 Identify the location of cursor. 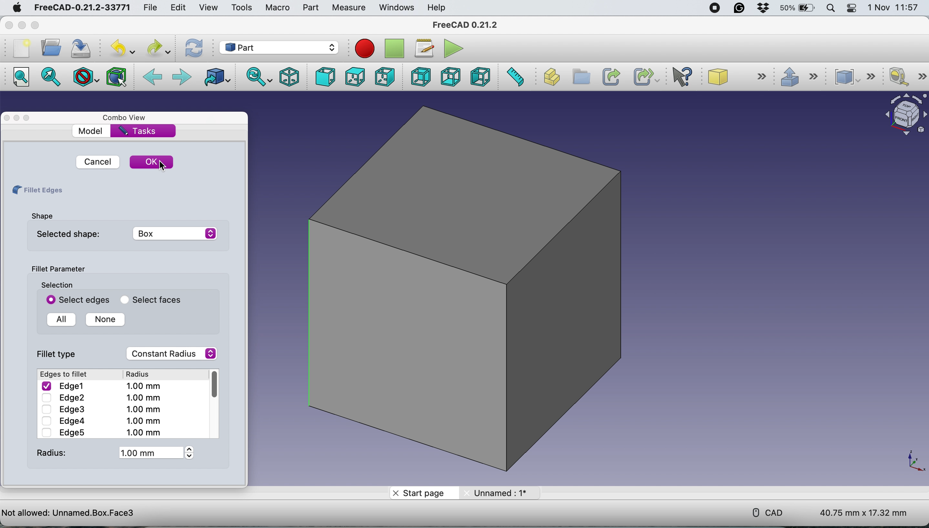
(164, 166).